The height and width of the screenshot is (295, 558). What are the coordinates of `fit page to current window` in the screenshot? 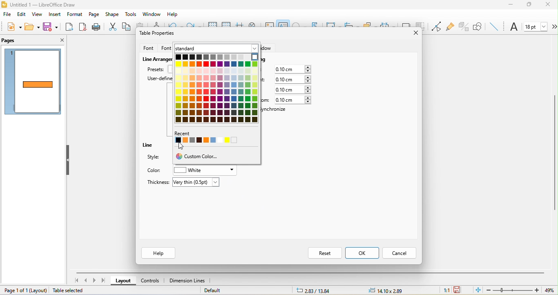 It's located at (477, 290).